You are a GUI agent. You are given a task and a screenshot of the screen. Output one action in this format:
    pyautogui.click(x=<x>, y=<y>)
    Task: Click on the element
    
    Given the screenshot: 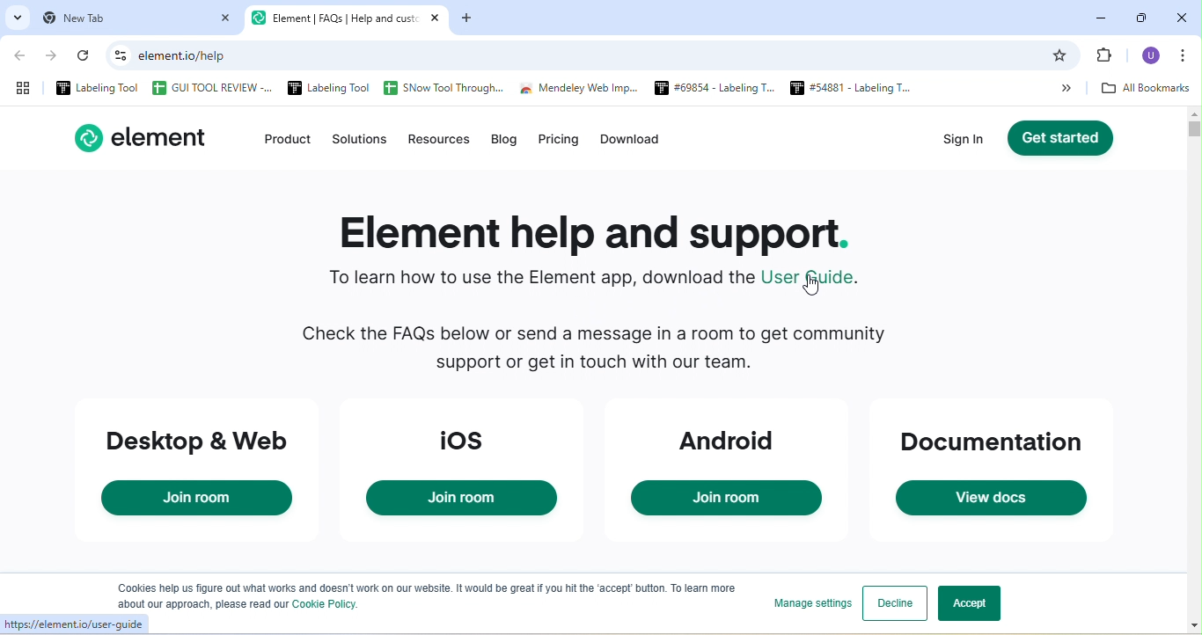 What is the action you would take?
    pyautogui.click(x=147, y=136)
    